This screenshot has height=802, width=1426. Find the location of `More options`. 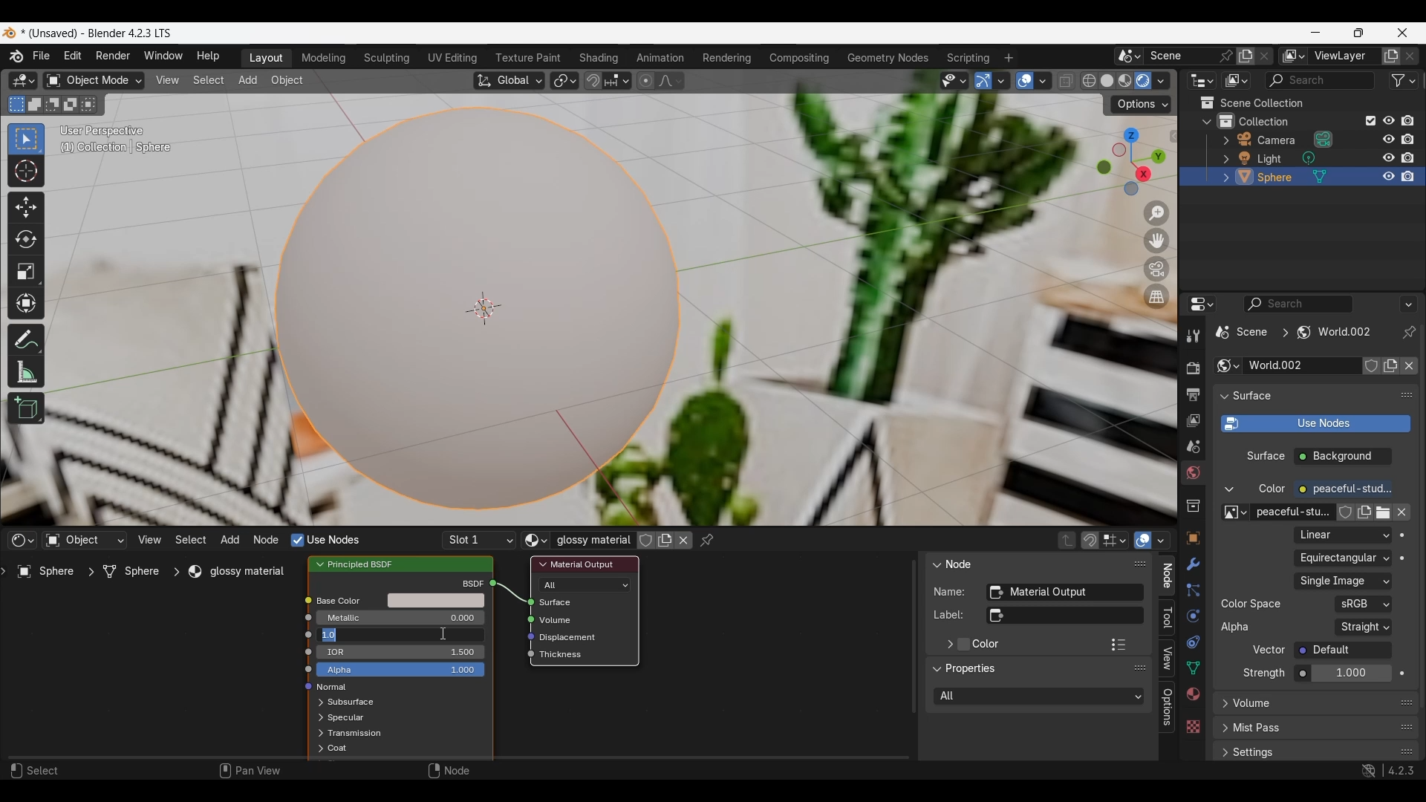

More options is located at coordinates (1408, 304).